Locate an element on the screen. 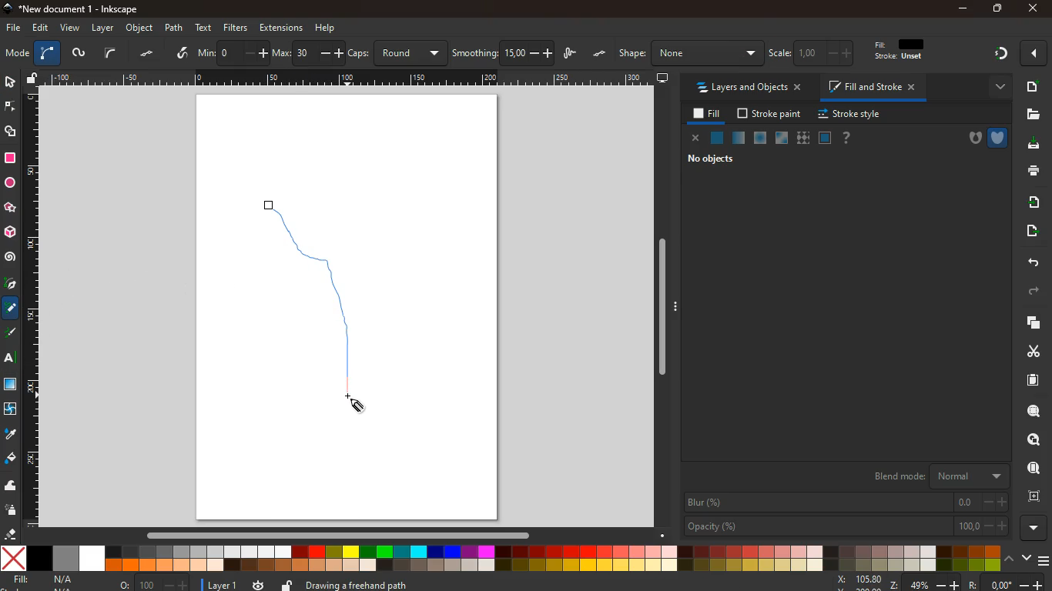  zoom is located at coordinates (155, 582).